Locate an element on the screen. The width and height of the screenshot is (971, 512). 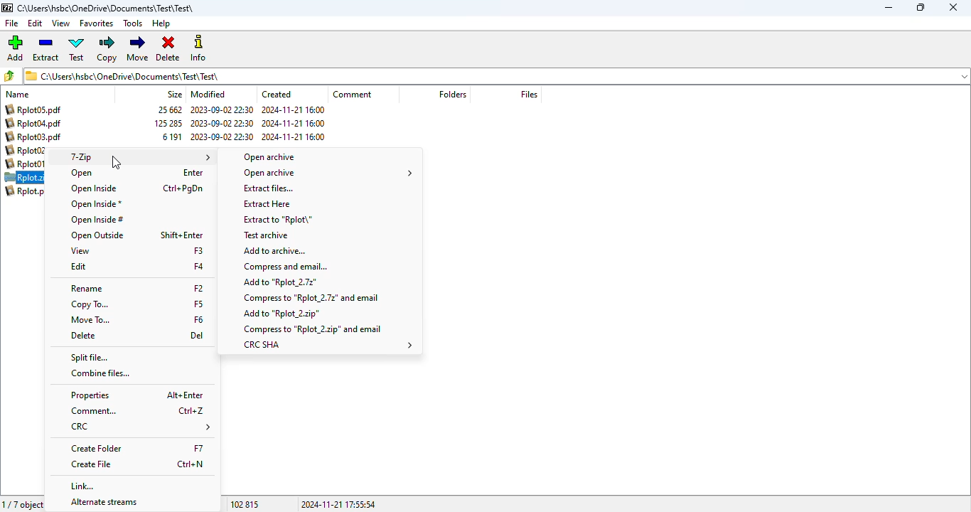
open is located at coordinates (82, 174).